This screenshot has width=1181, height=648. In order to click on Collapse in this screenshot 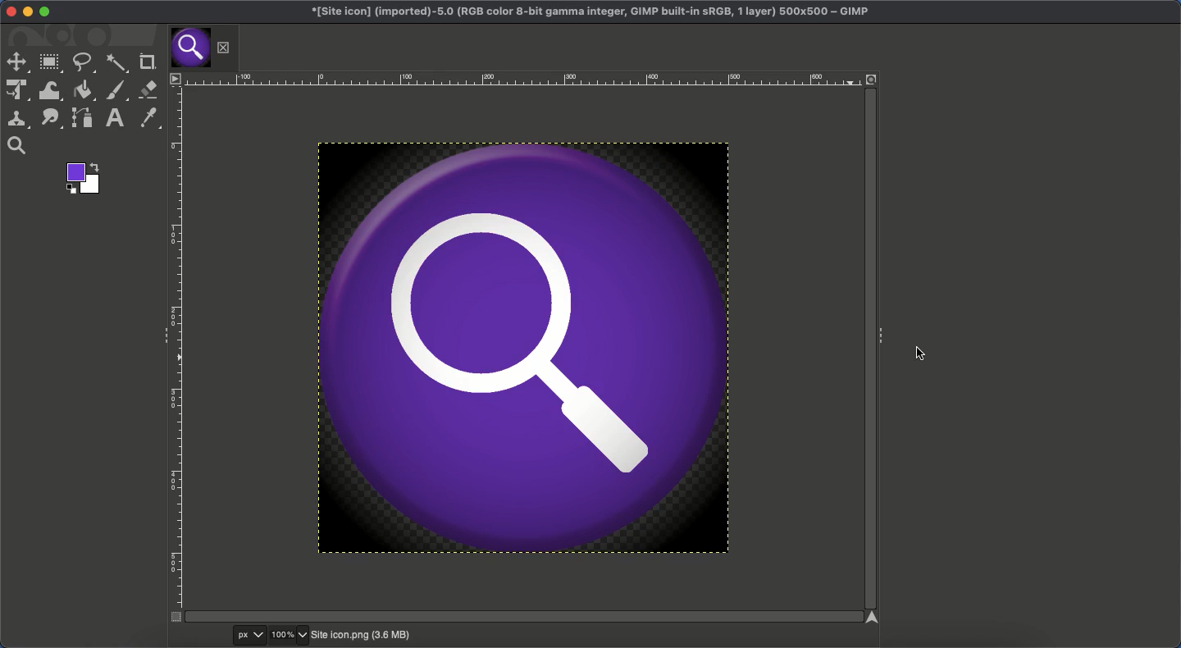, I will do `click(883, 333)`.